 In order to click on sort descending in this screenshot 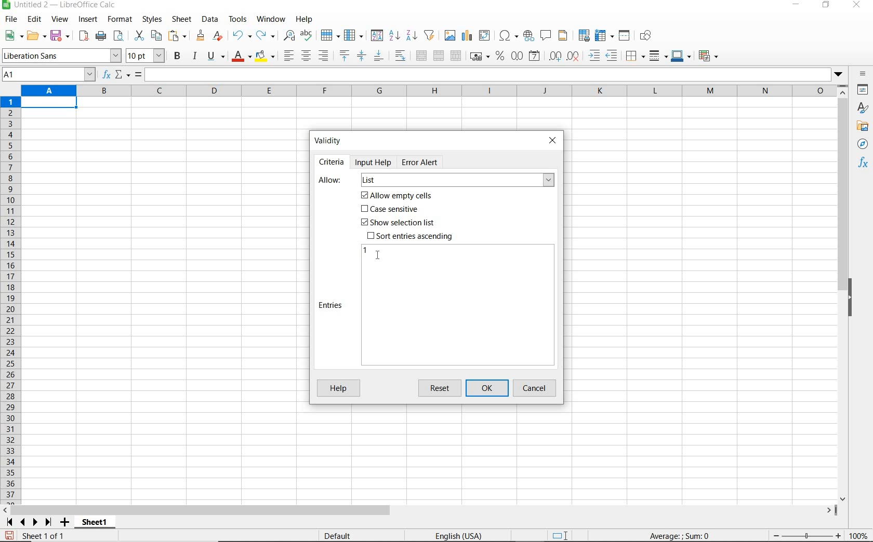, I will do `click(412, 35)`.